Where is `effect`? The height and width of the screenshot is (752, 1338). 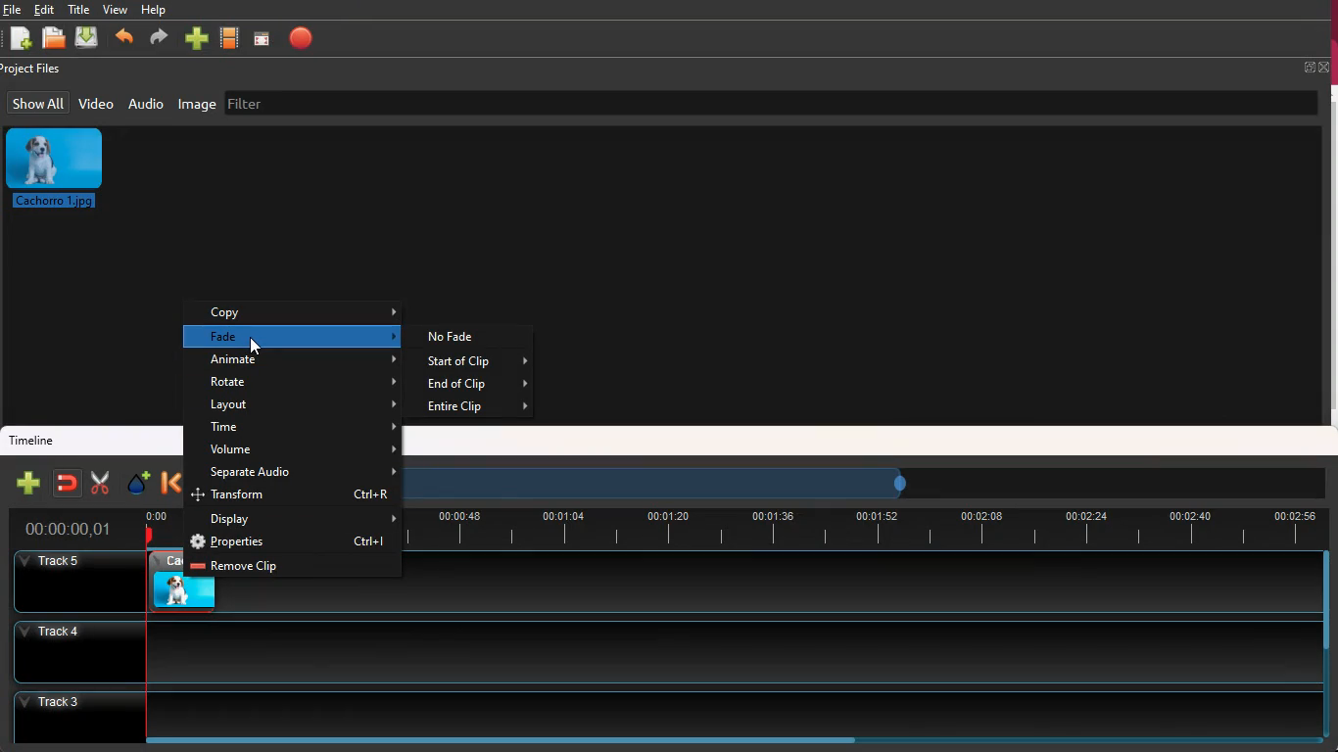 effect is located at coordinates (140, 484).